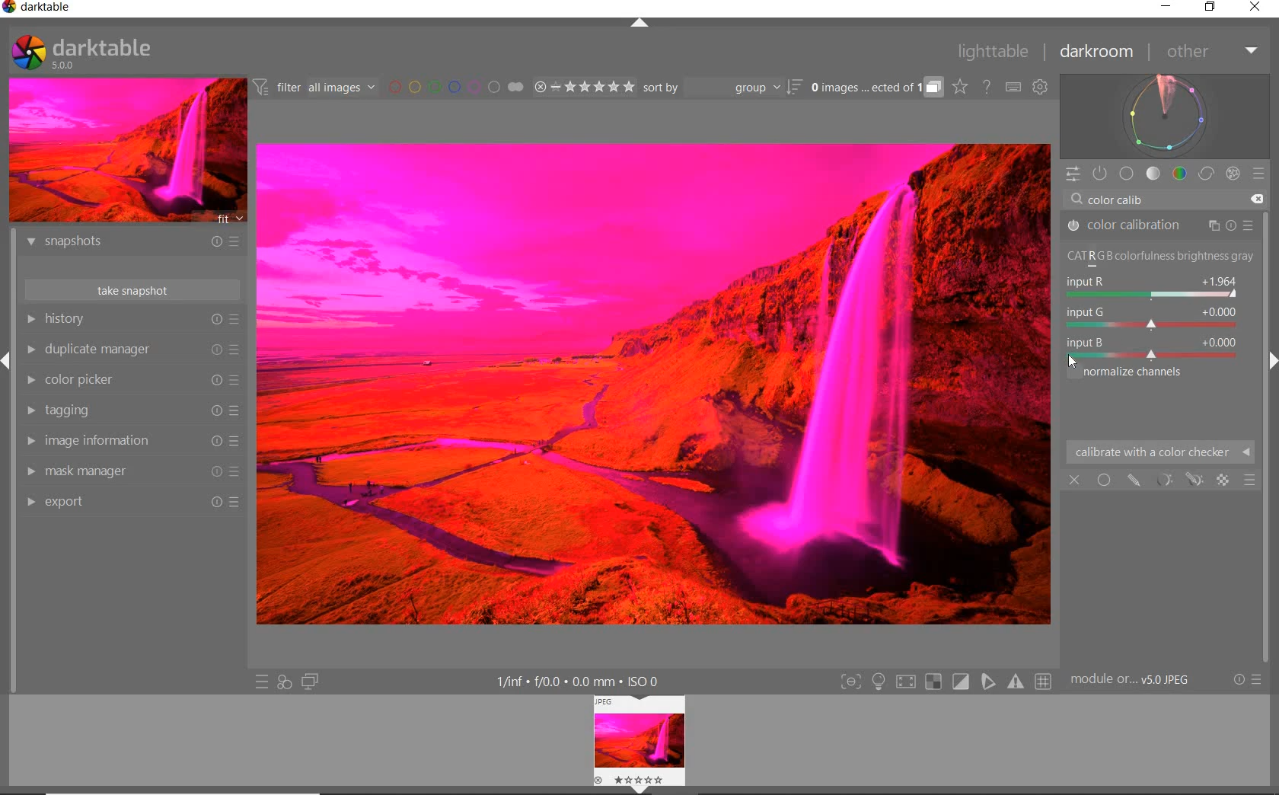 This screenshot has width=1279, height=795. I want to click on TOGGLE MODES, so click(945, 682).